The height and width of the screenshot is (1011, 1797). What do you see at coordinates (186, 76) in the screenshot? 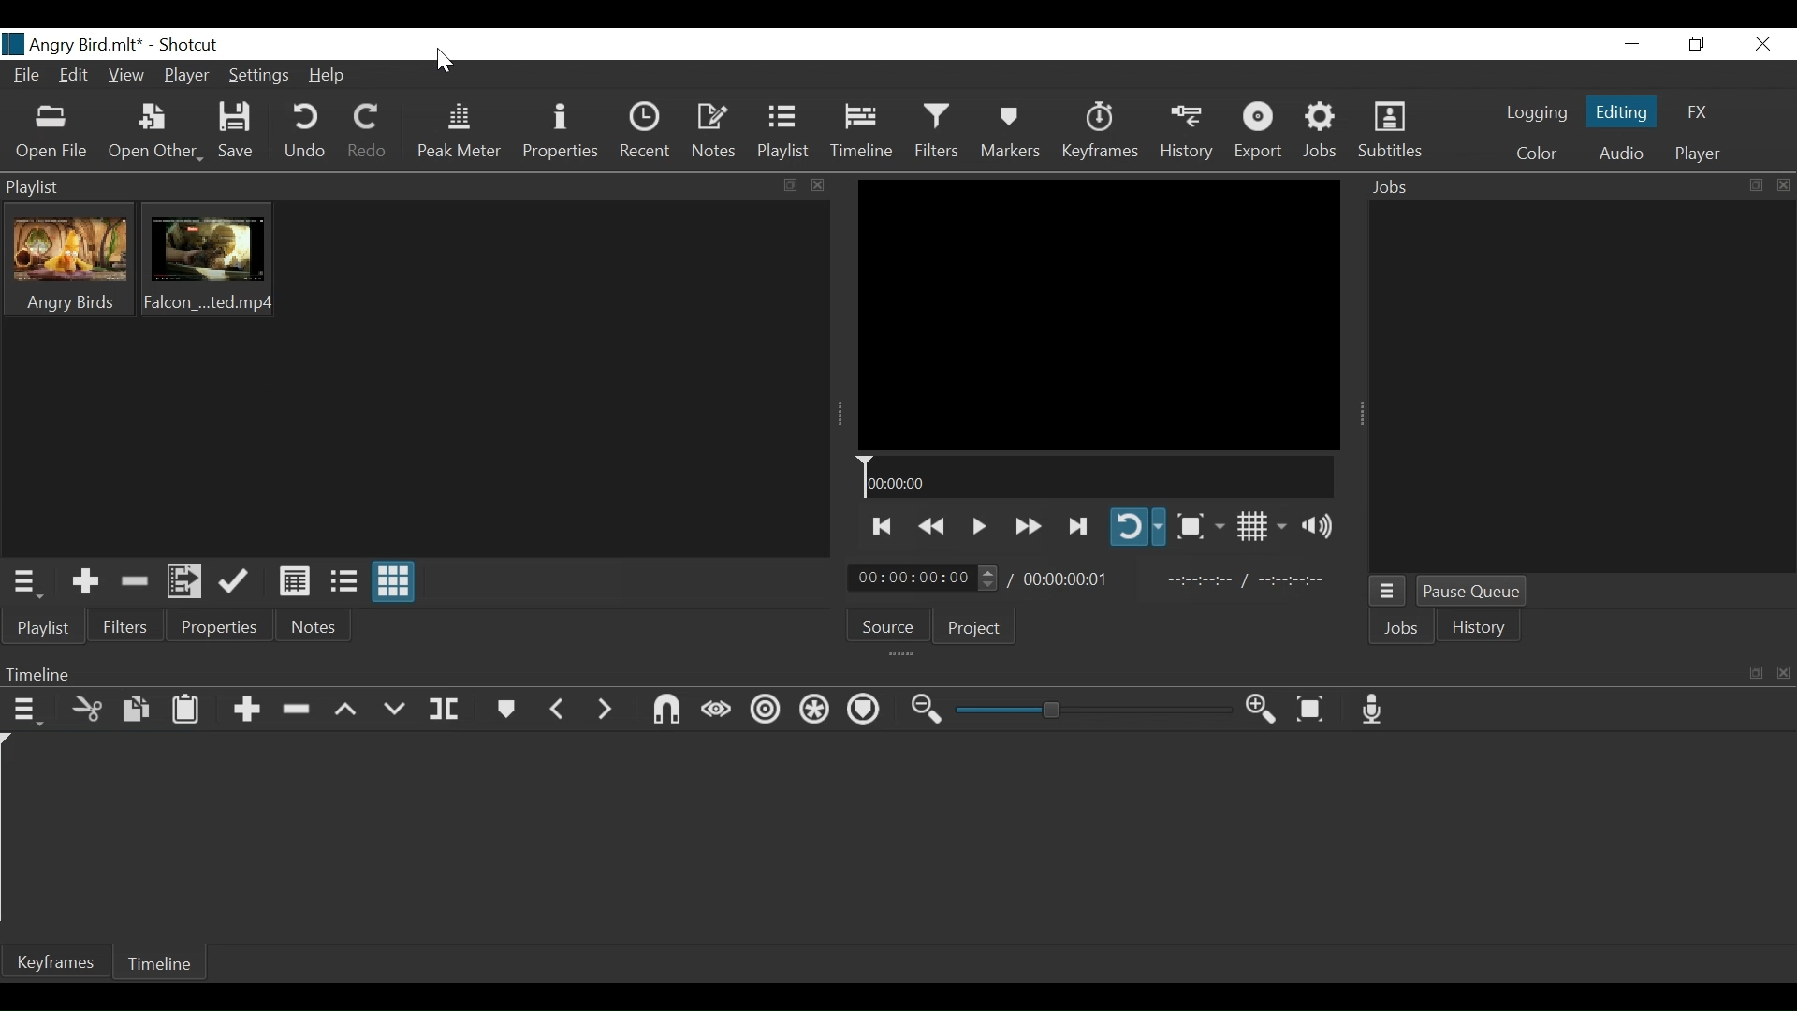
I see `Player` at bounding box center [186, 76].